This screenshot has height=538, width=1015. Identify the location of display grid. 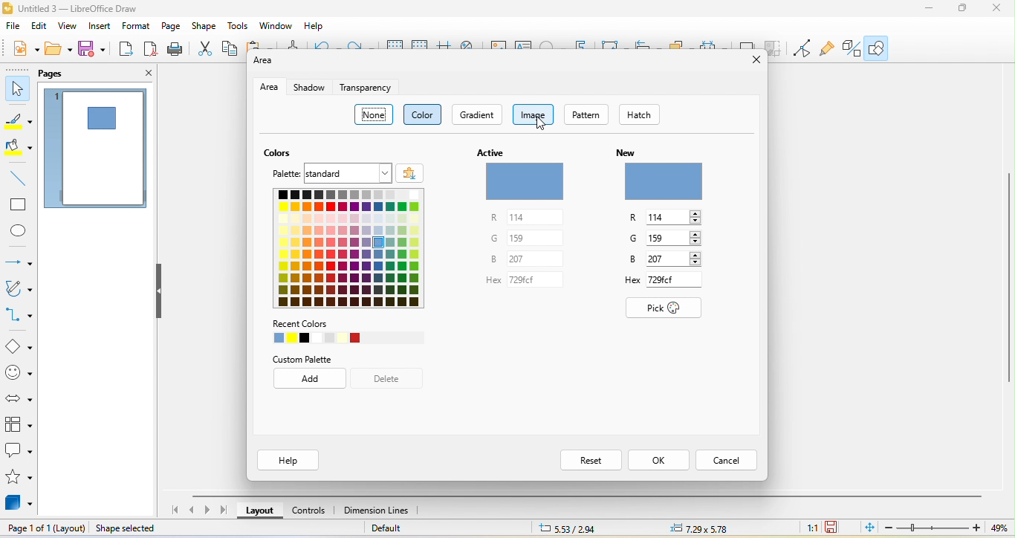
(392, 43).